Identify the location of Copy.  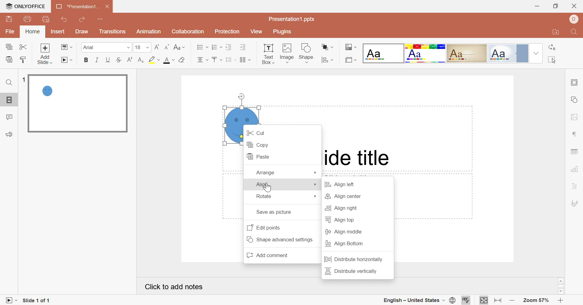
(11, 48).